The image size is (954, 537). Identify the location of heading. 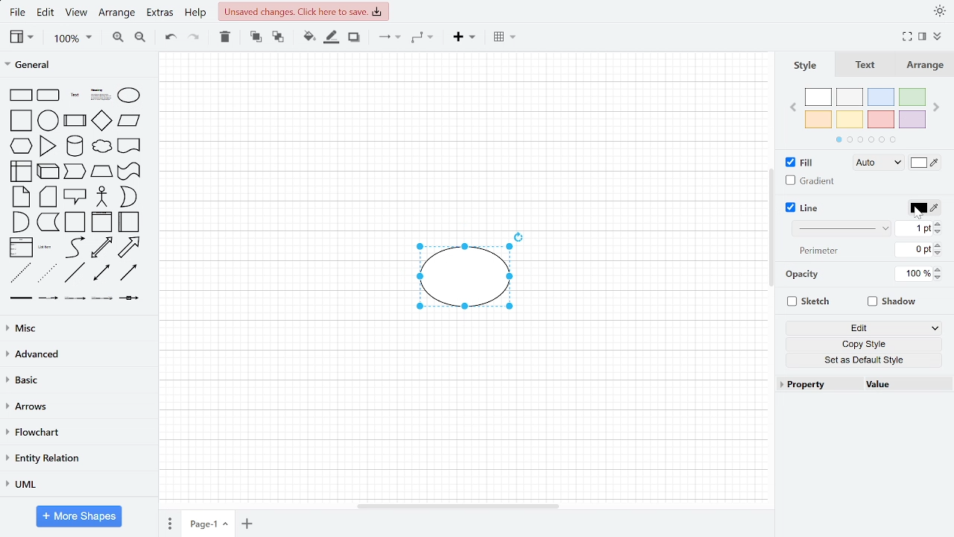
(98, 96).